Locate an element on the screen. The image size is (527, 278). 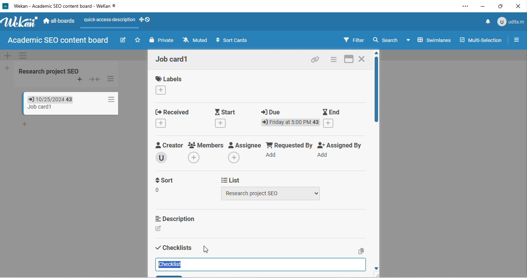
default is located at coordinates (262, 55).